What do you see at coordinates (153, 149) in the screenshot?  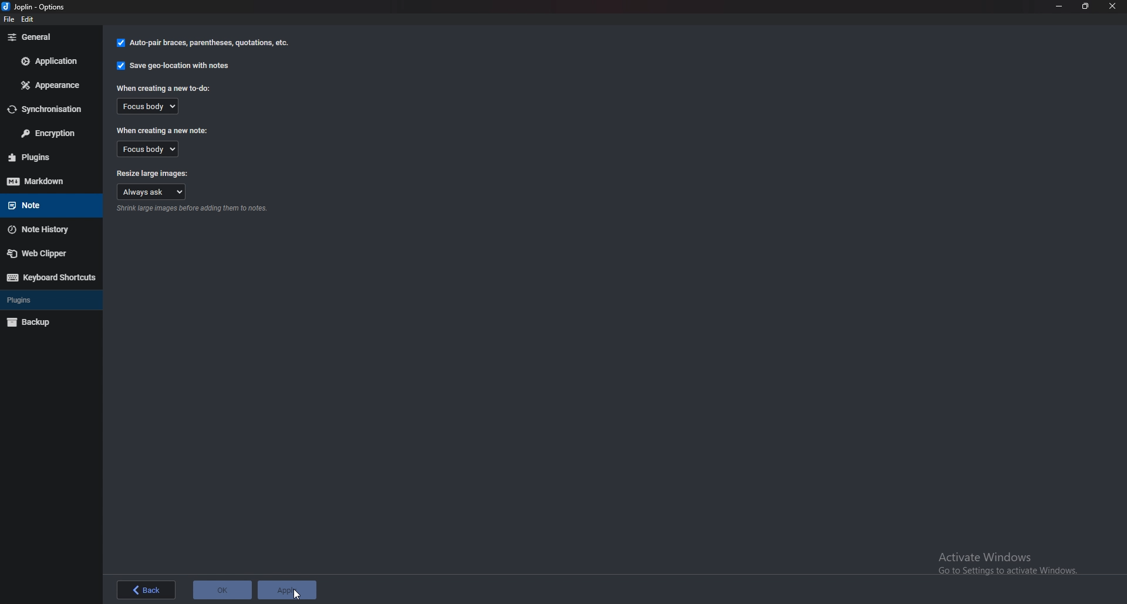 I see `Focus body` at bounding box center [153, 149].